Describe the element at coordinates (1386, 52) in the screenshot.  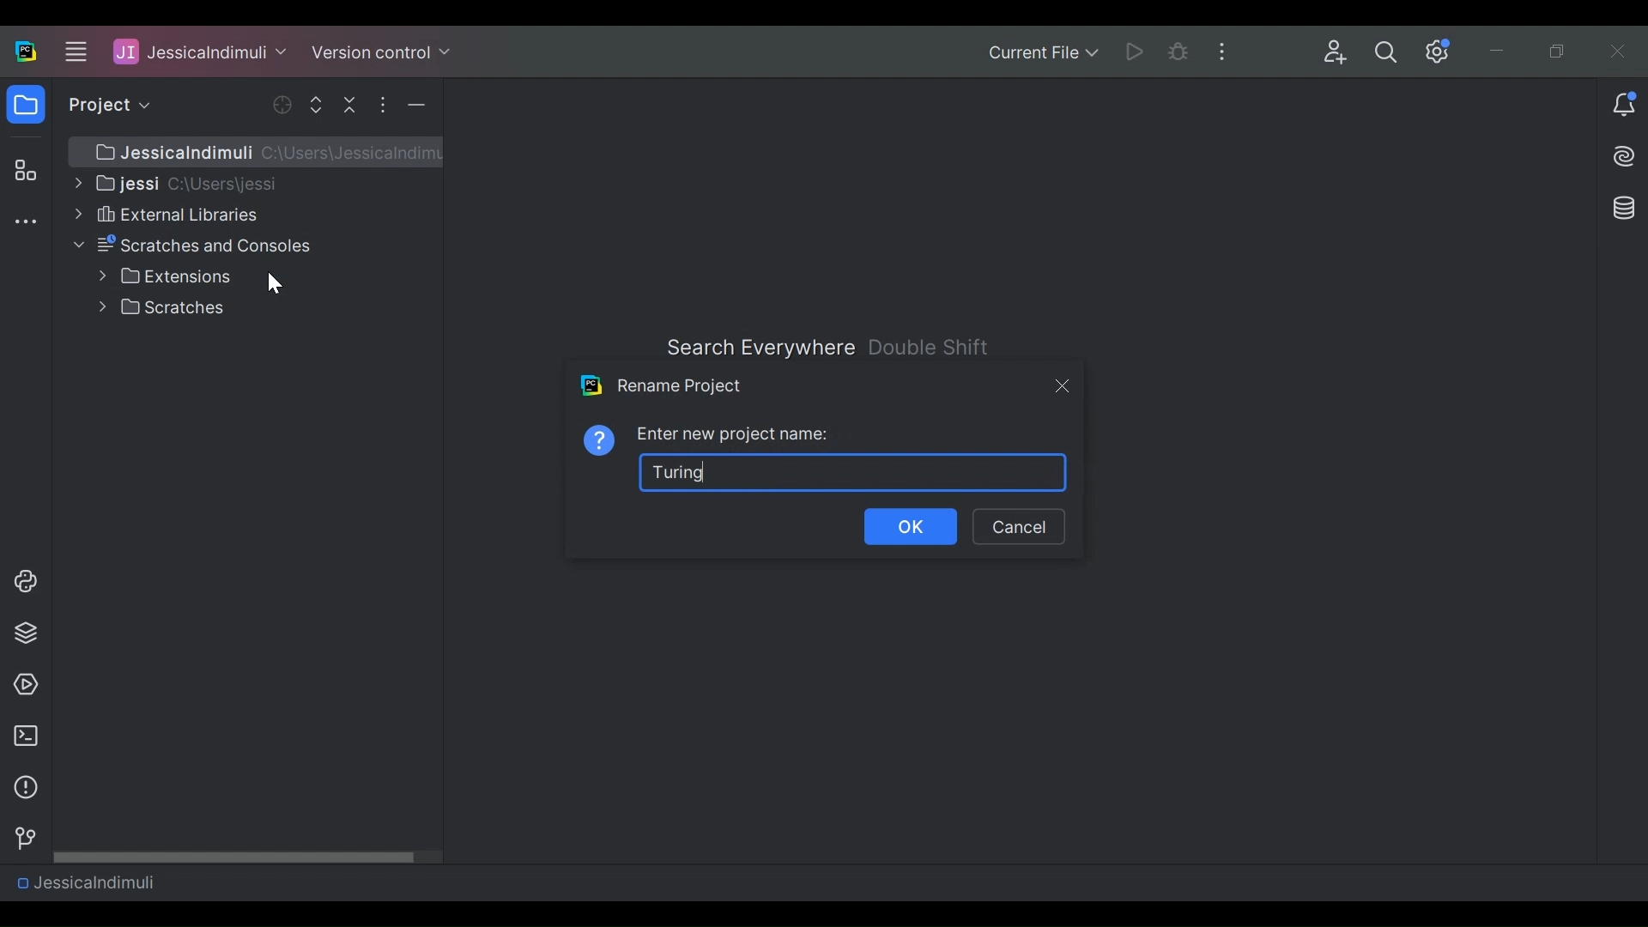
I see `Search` at that location.